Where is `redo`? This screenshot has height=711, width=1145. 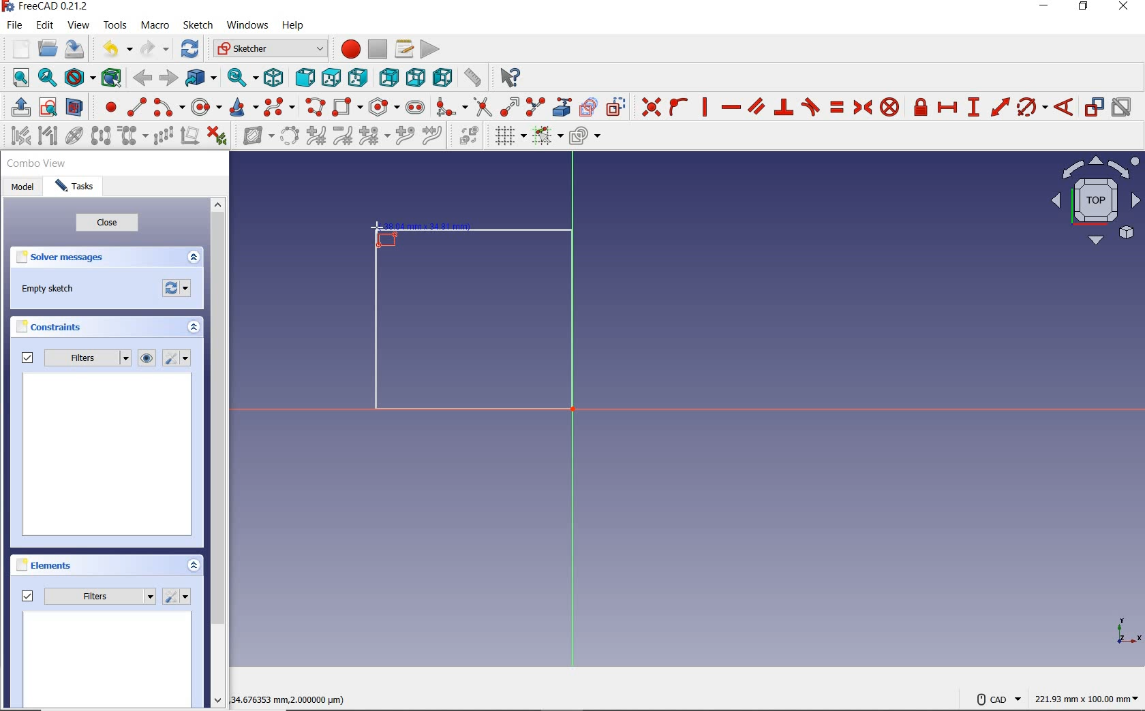 redo is located at coordinates (155, 49).